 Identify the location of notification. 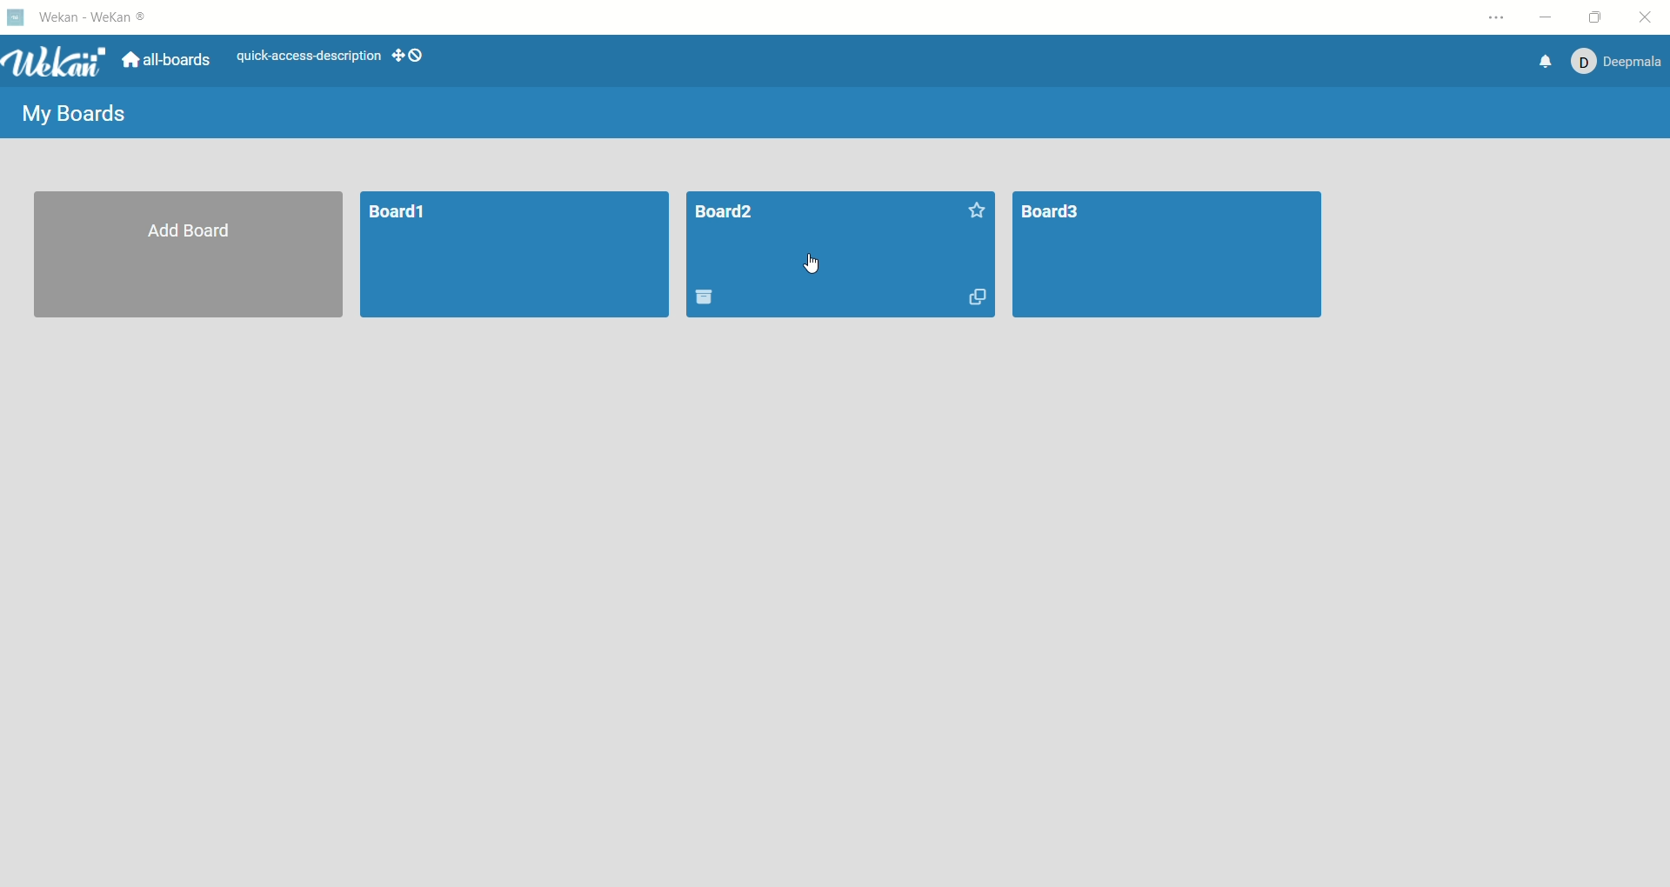
(1544, 63).